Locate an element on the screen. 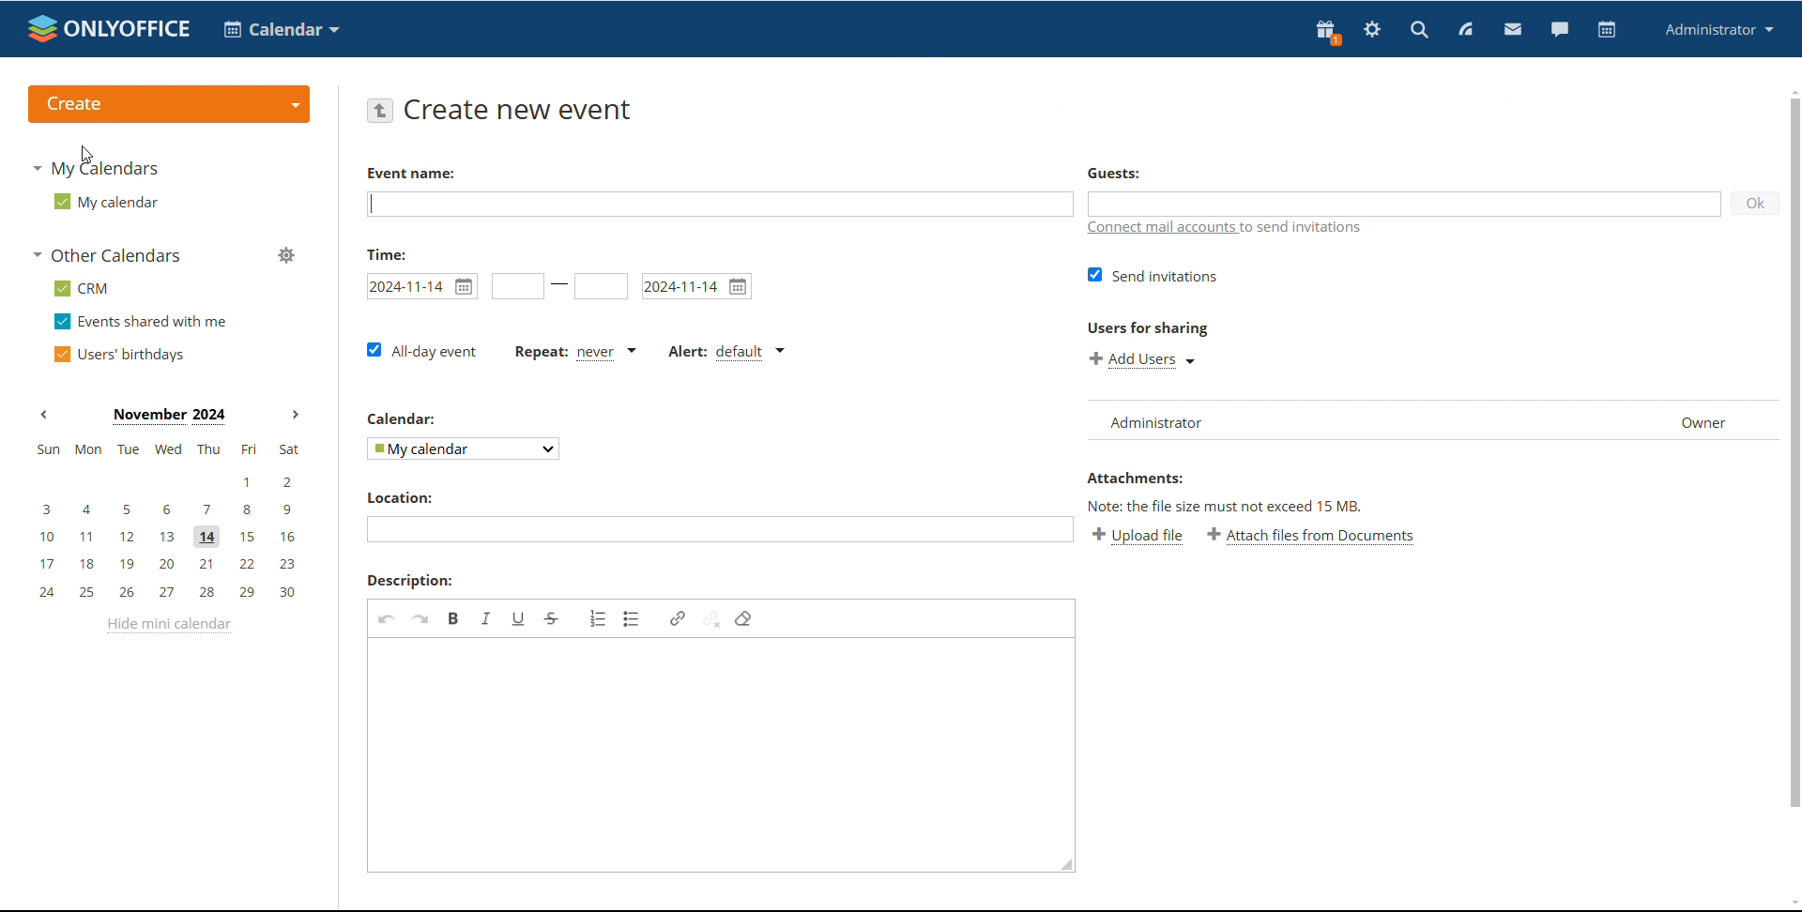 The image size is (1802, 912). Month on display is located at coordinates (169, 417).